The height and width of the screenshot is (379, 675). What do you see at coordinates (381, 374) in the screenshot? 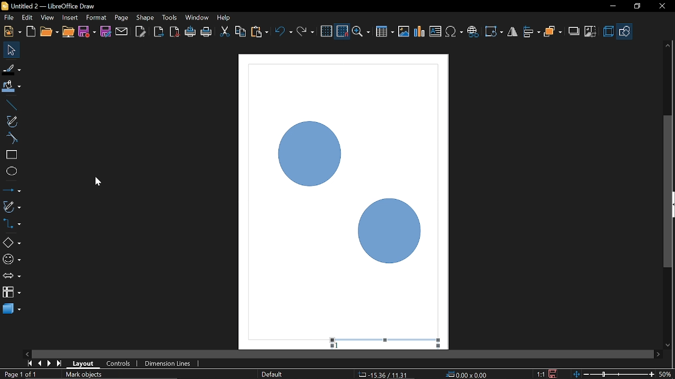
I see `Location` at bounding box center [381, 374].